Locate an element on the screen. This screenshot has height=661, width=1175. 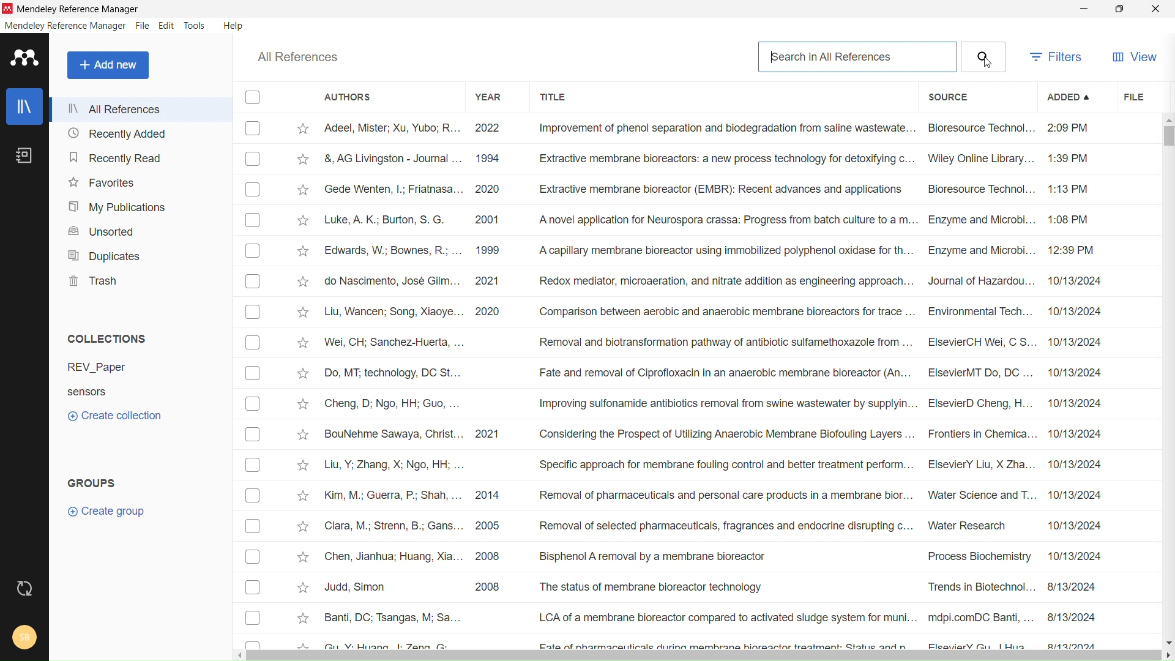
sync is located at coordinates (24, 589).